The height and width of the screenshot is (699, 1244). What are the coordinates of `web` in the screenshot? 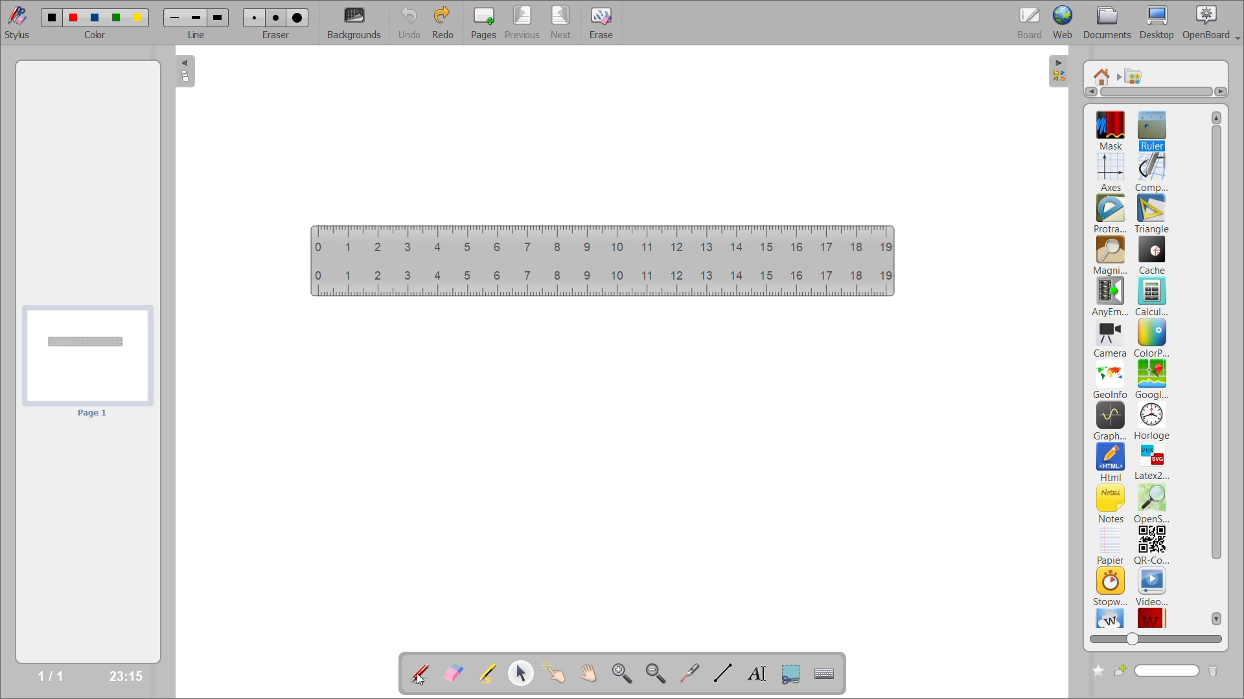 It's located at (1065, 21).